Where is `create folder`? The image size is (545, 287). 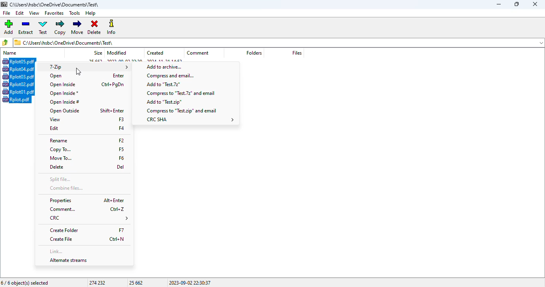
create folder is located at coordinates (88, 230).